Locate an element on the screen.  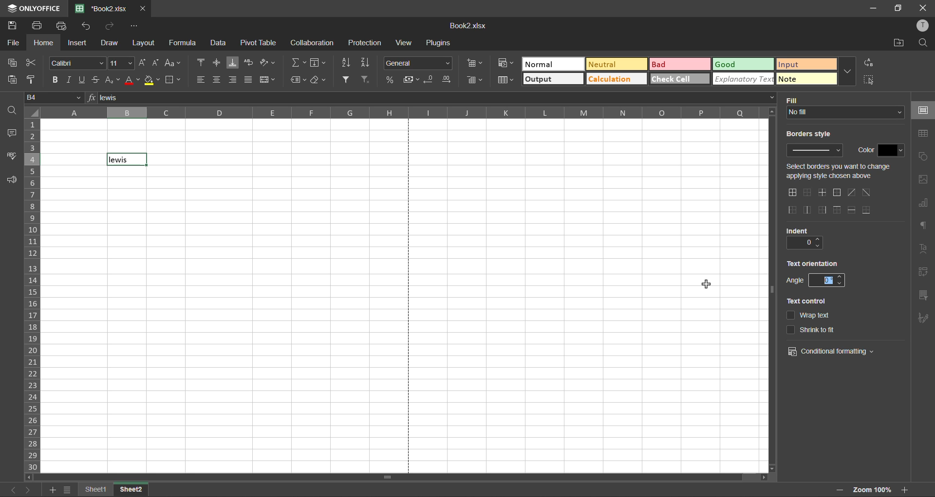
increment size is located at coordinates (142, 64).